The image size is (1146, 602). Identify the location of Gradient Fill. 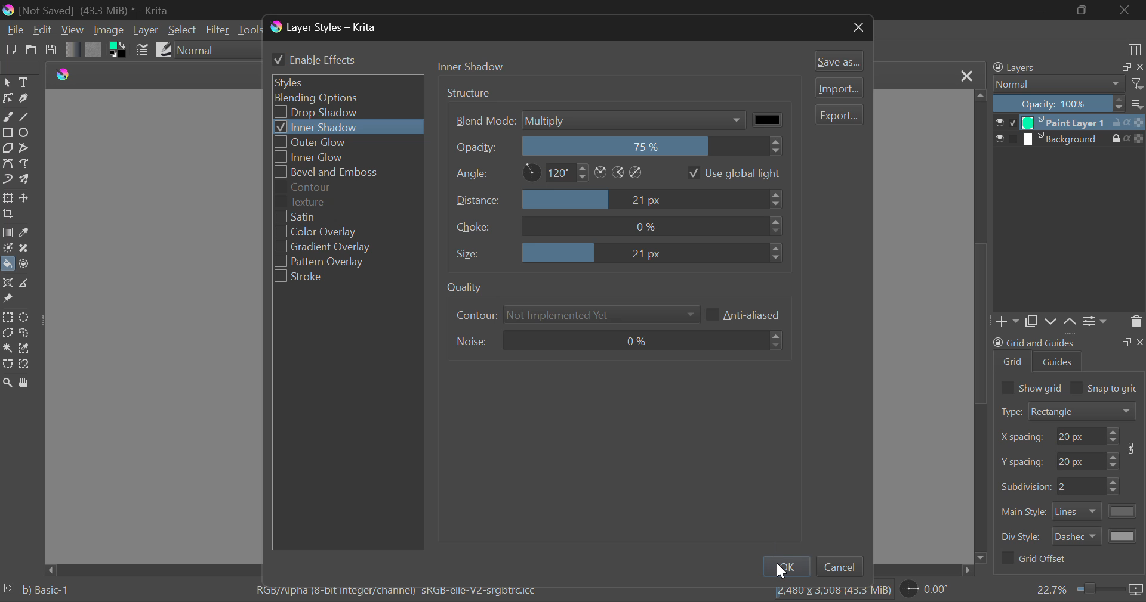
(8, 232).